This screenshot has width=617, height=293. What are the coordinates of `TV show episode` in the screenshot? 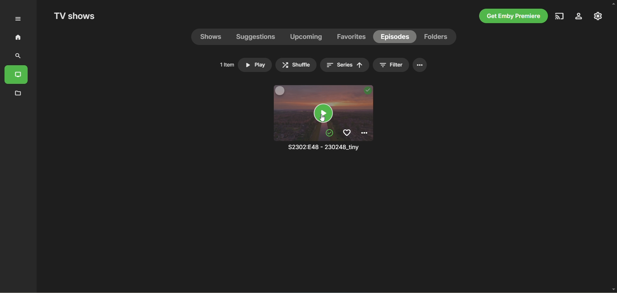 It's located at (292, 124).